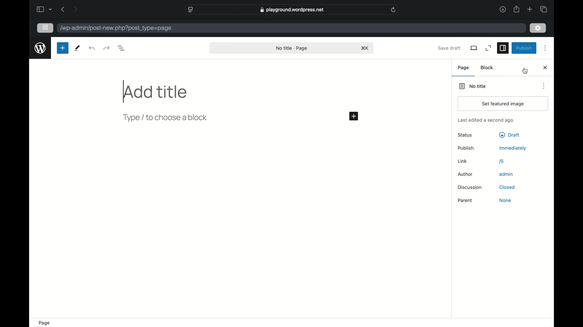 The image size is (583, 327). What do you see at coordinates (63, 9) in the screenshot?
I see `previous page` at bounding box center [63, 9].